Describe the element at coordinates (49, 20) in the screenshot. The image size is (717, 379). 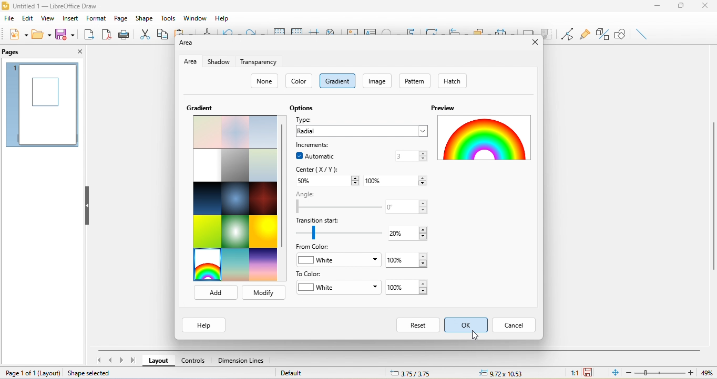
I see `view` at that location.